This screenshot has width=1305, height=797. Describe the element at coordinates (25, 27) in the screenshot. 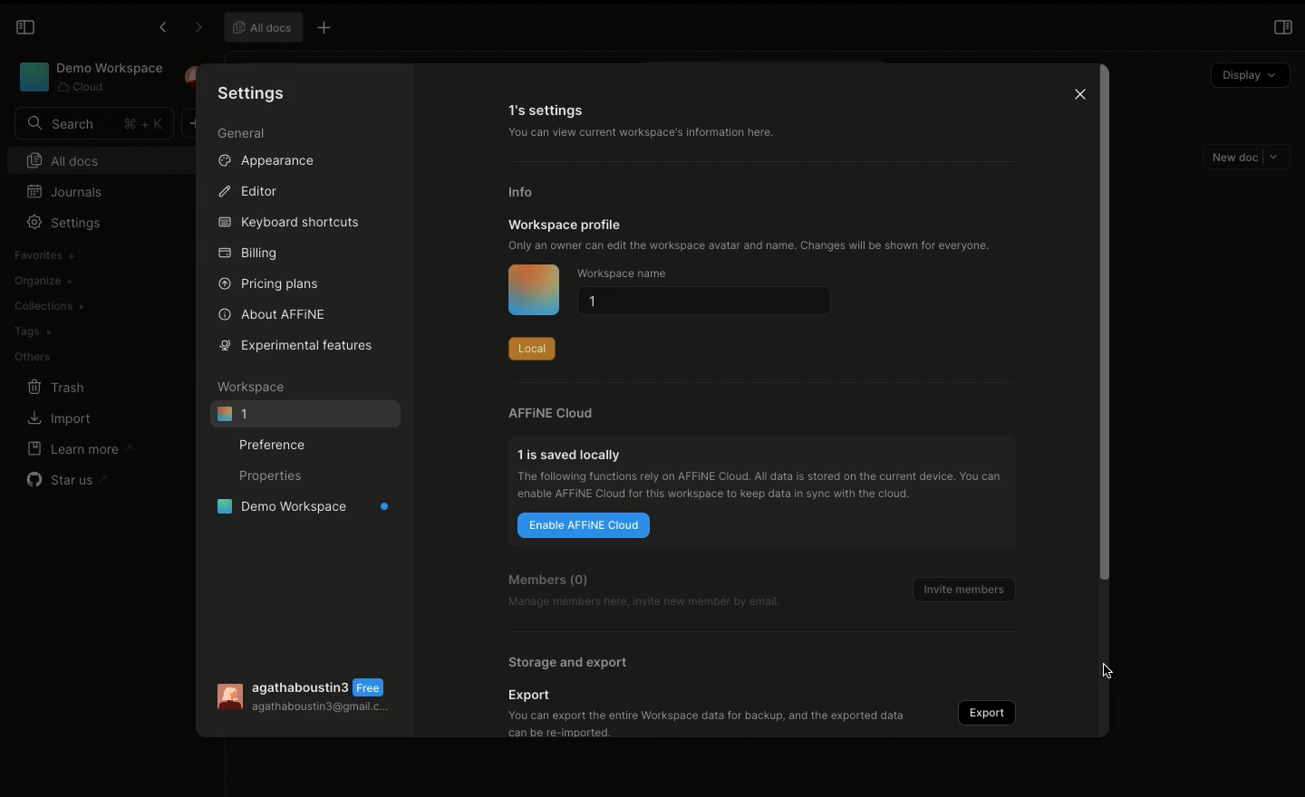

I see `Collapse sidebar` at that location.